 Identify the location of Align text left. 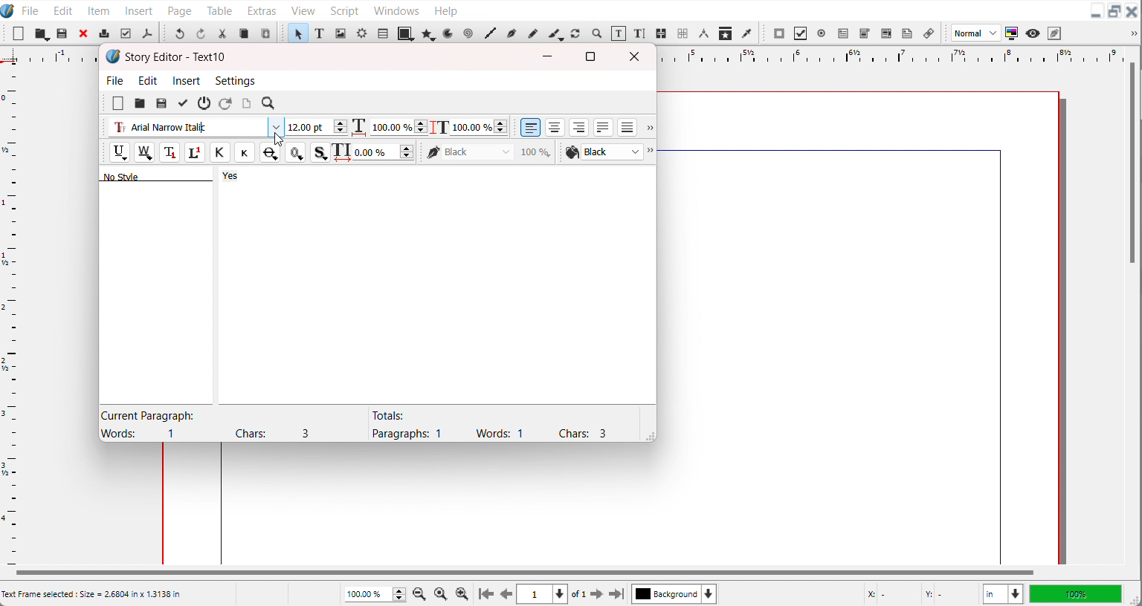
(531, 127).